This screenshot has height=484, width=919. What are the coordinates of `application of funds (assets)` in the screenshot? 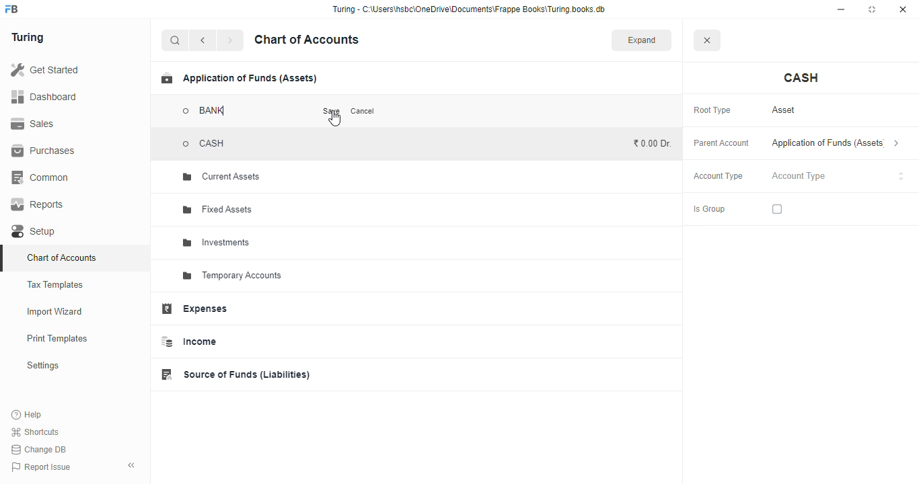 It's located at (239, 78).